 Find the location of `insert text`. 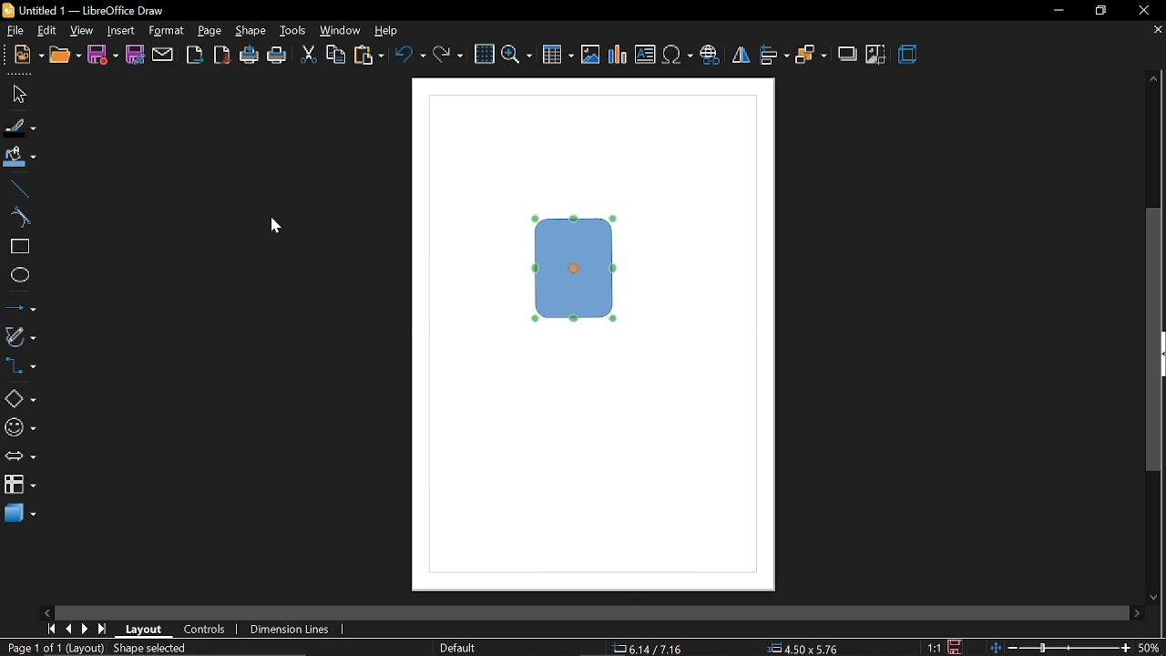

insert text is located at coordinates (647, 56).